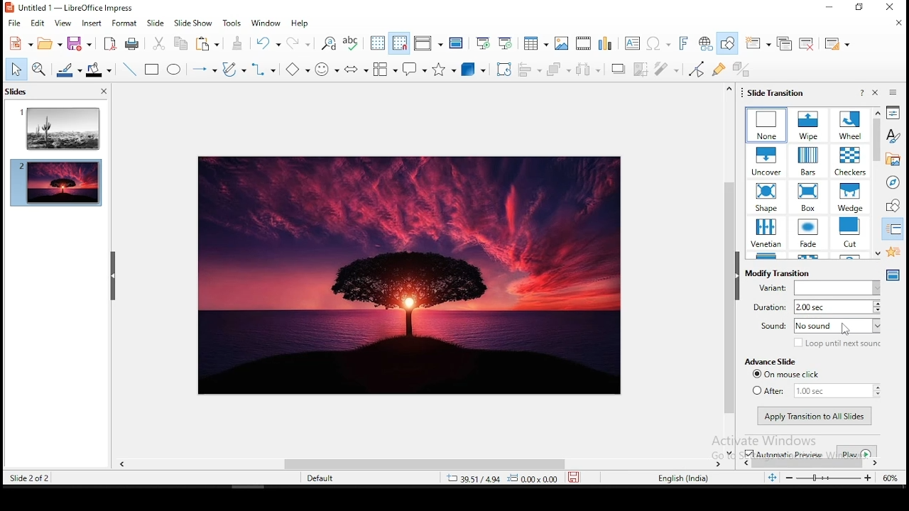 This screenshot has width=909, height=511. I want to click on callout shapes, so click(383, 69).